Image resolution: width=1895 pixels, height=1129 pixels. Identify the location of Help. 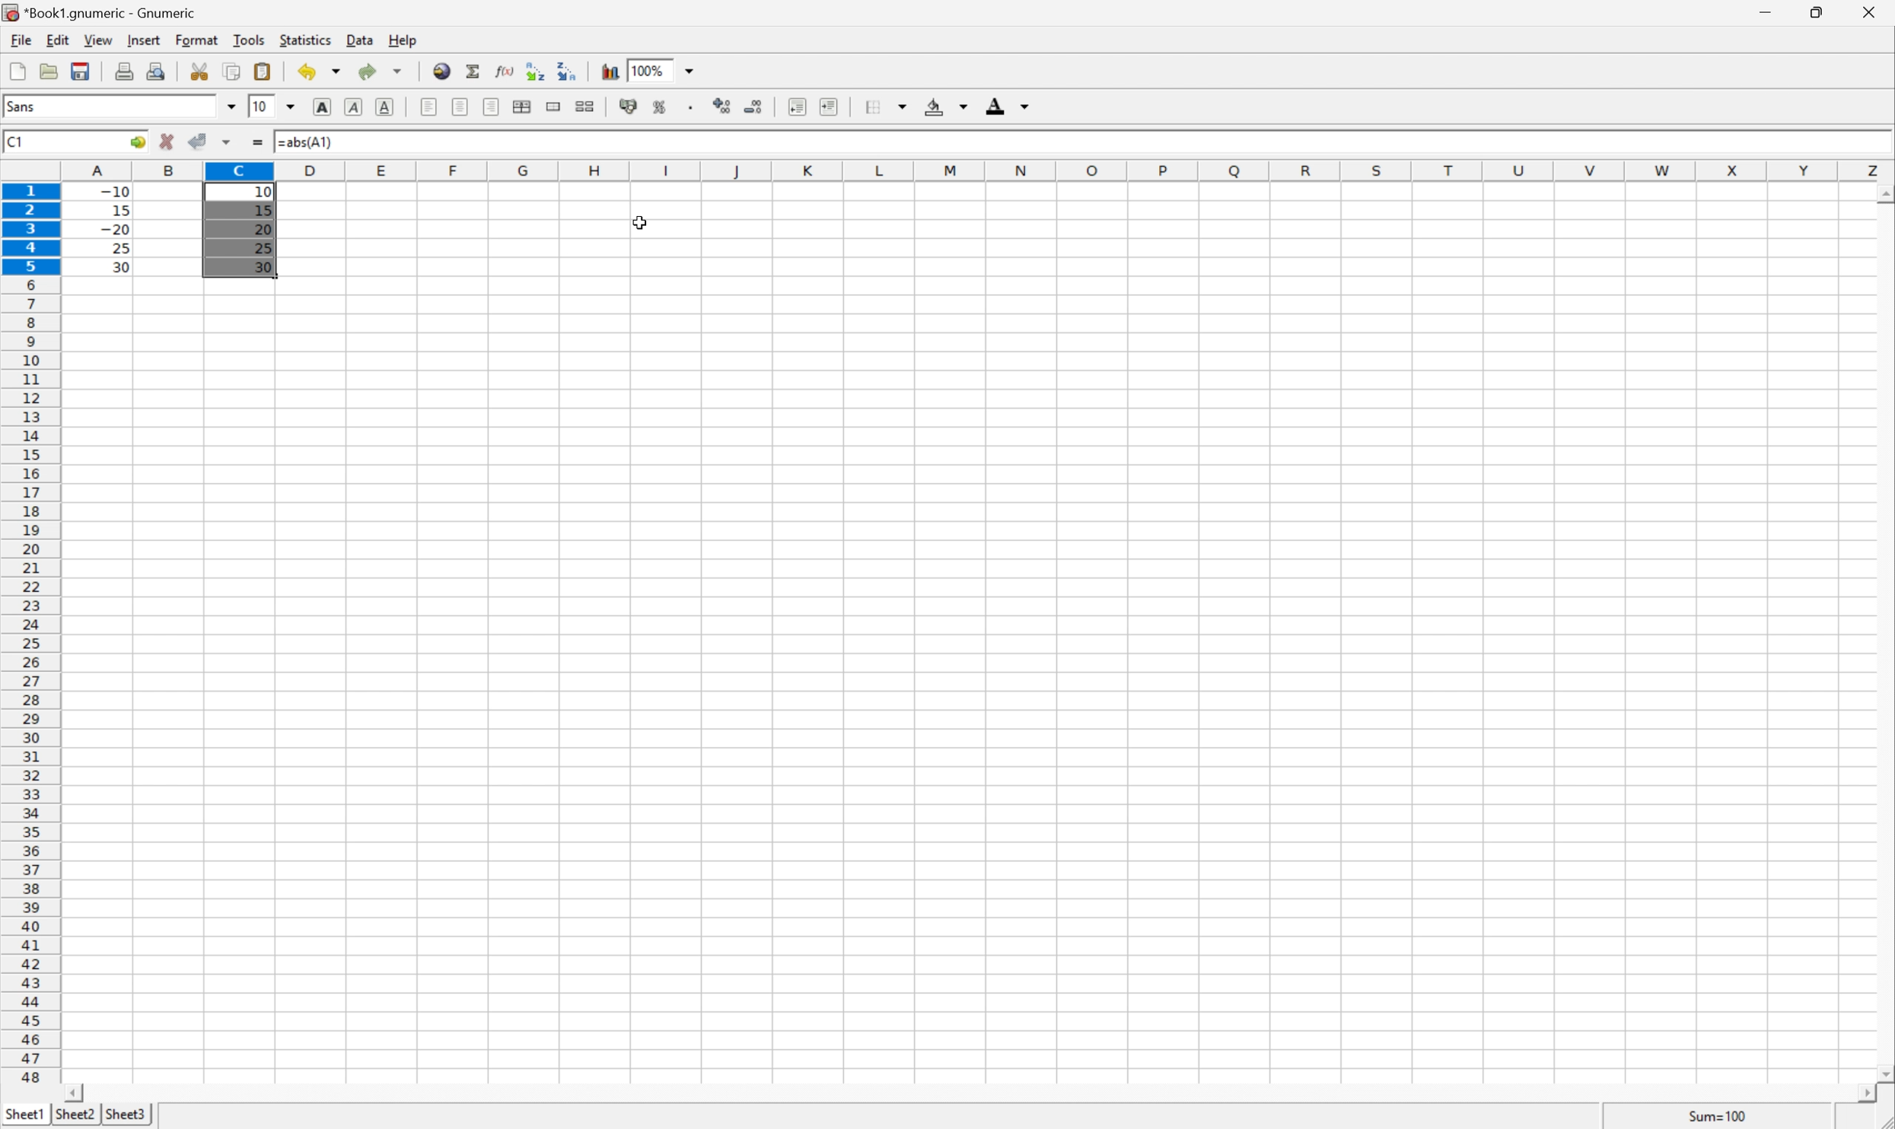
(403, 41).